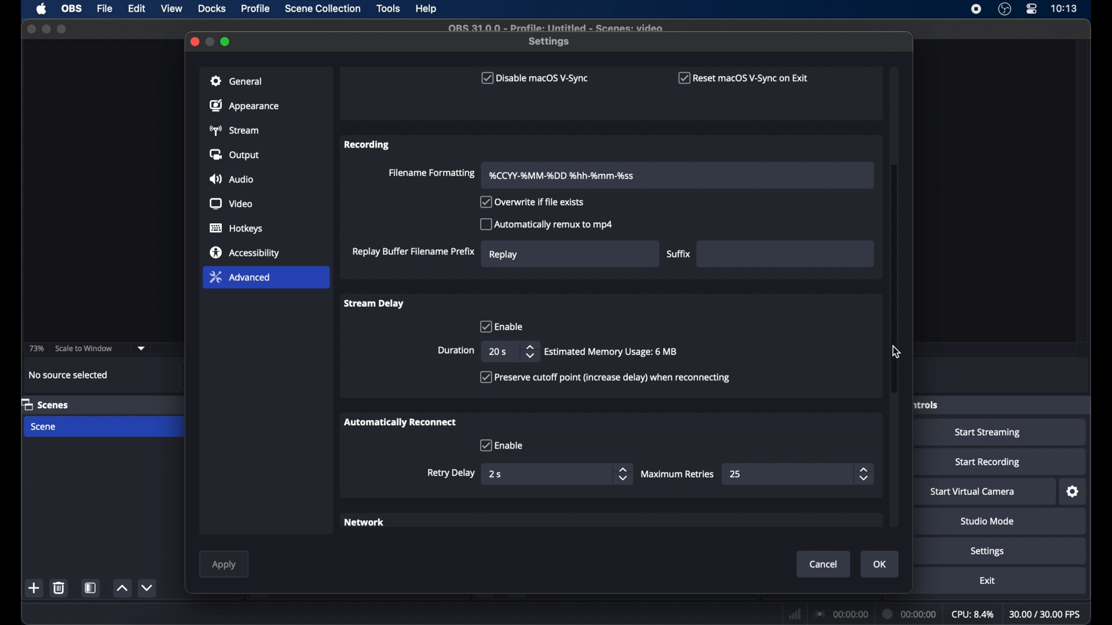 The image size is (1112, 625). Describe the element at coordinates (92, 588) in the screenshot. I see `scene filters` at that location.